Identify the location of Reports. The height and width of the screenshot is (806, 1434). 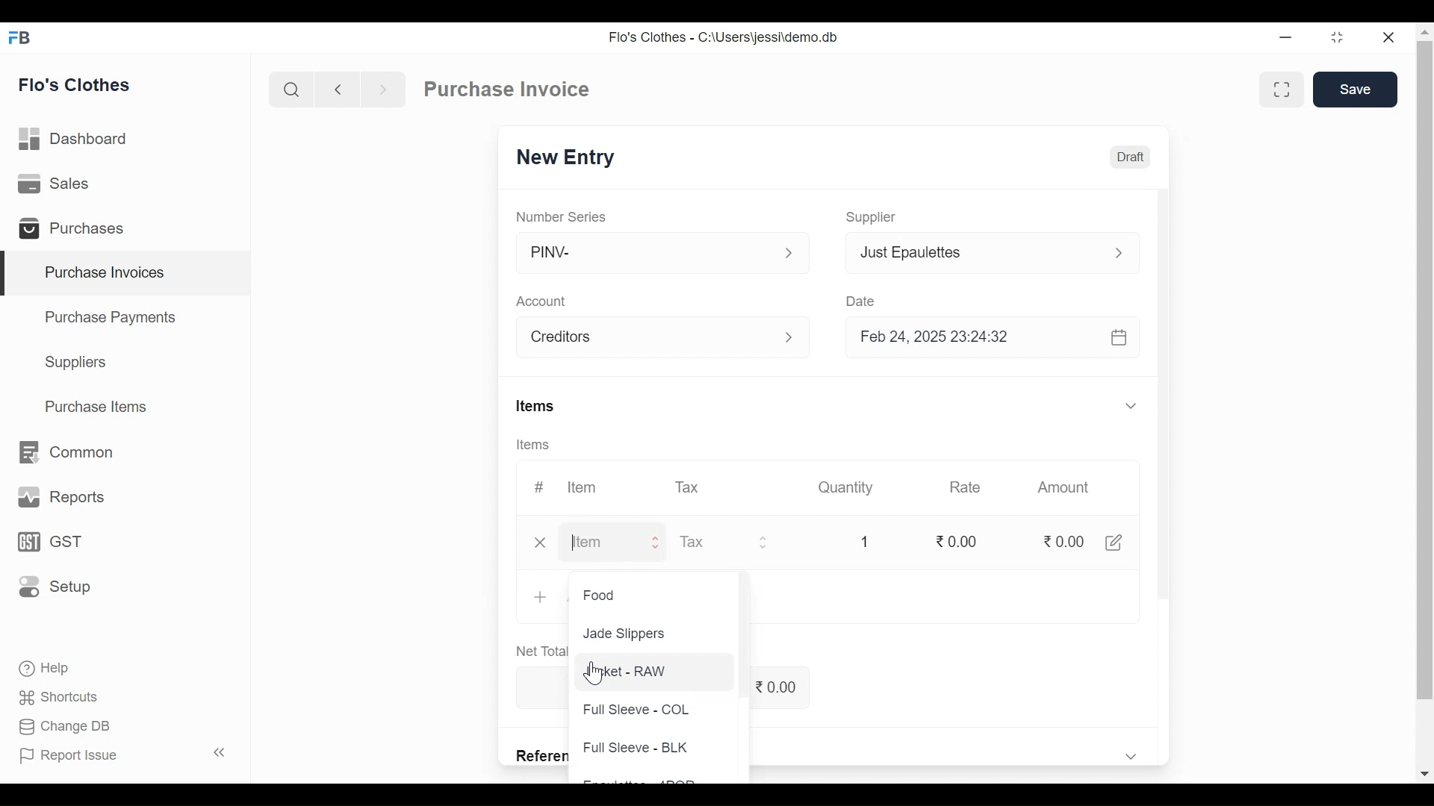
(58, 496).